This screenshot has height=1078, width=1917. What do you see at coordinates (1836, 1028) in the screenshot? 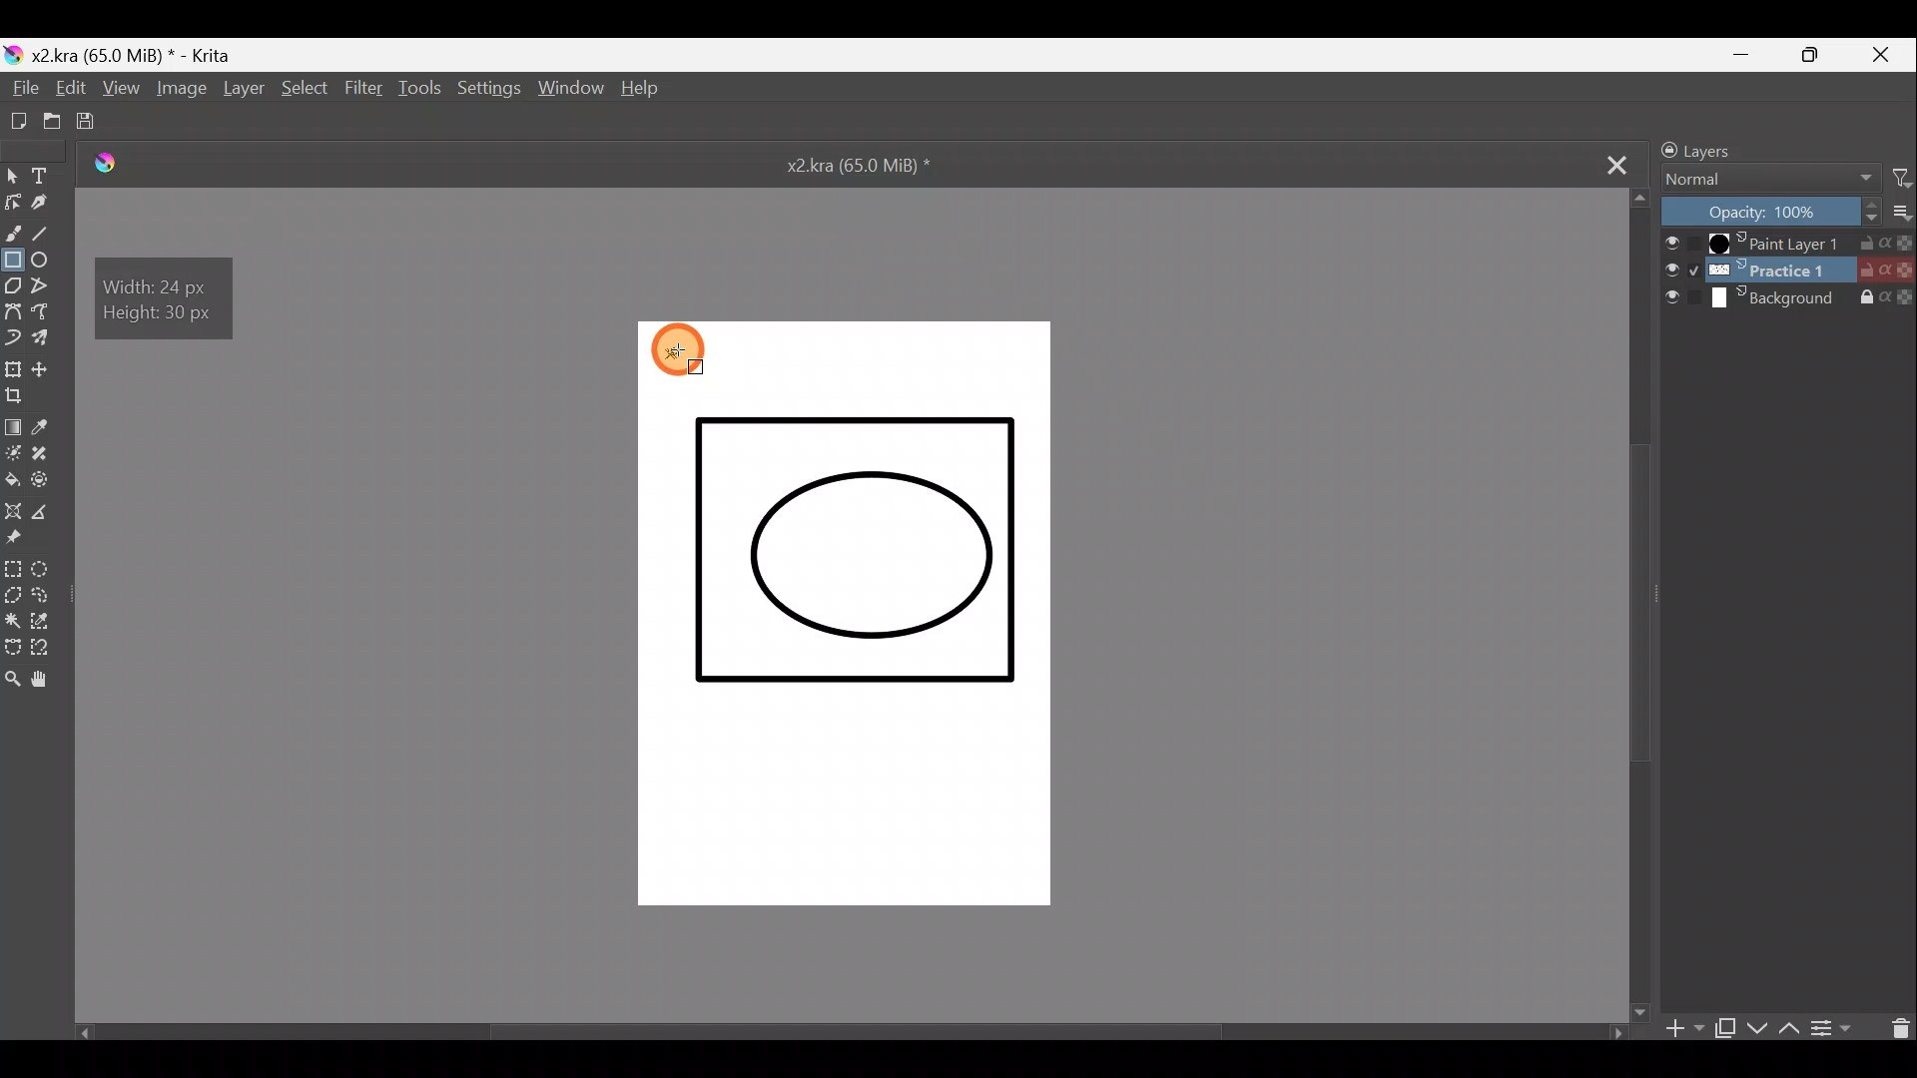
I see `View/change layer properties` at bounding box center [1836, 1028].